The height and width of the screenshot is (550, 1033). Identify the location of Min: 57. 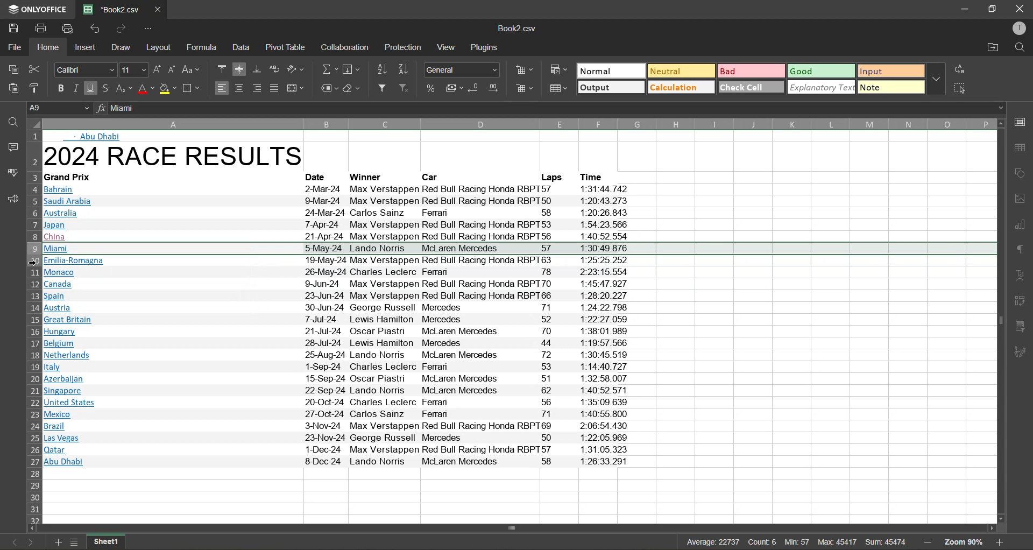
(798, 542).